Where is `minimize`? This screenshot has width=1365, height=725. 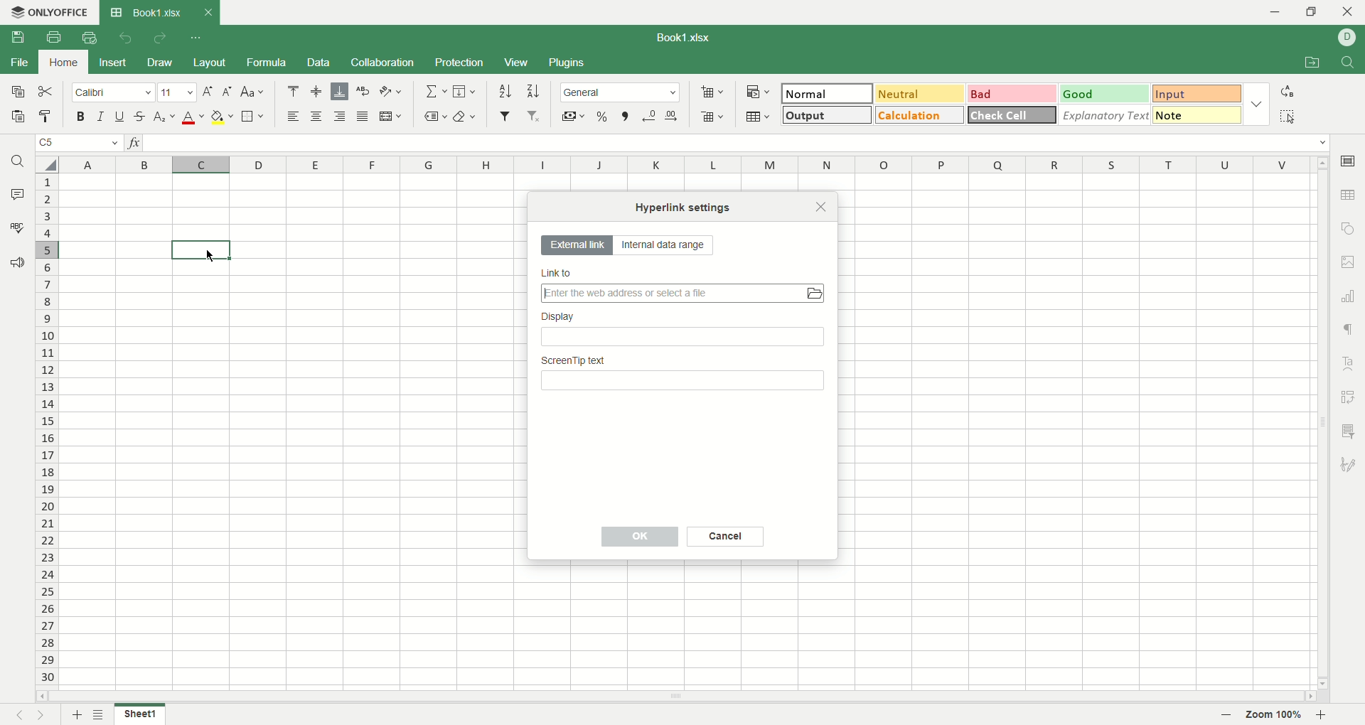
minimize is located at coordinates (1269, 11).